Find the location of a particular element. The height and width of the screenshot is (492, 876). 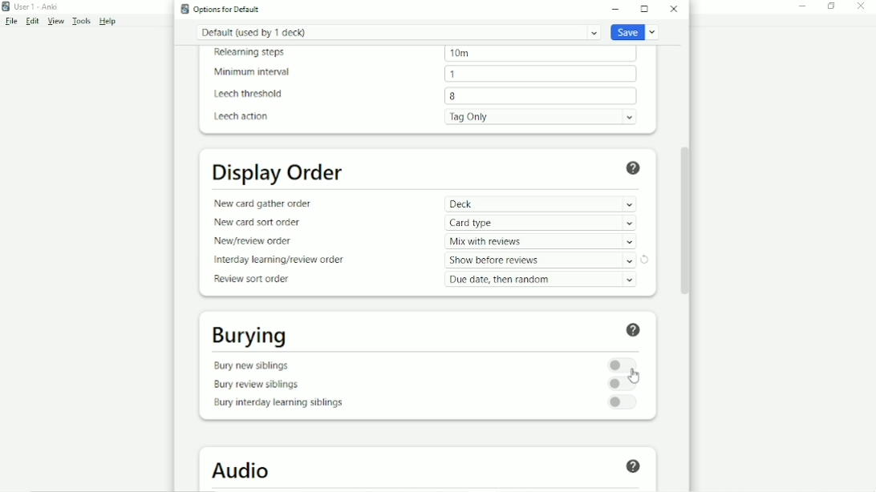

Show before reviews is located at coordinates (540, 260).